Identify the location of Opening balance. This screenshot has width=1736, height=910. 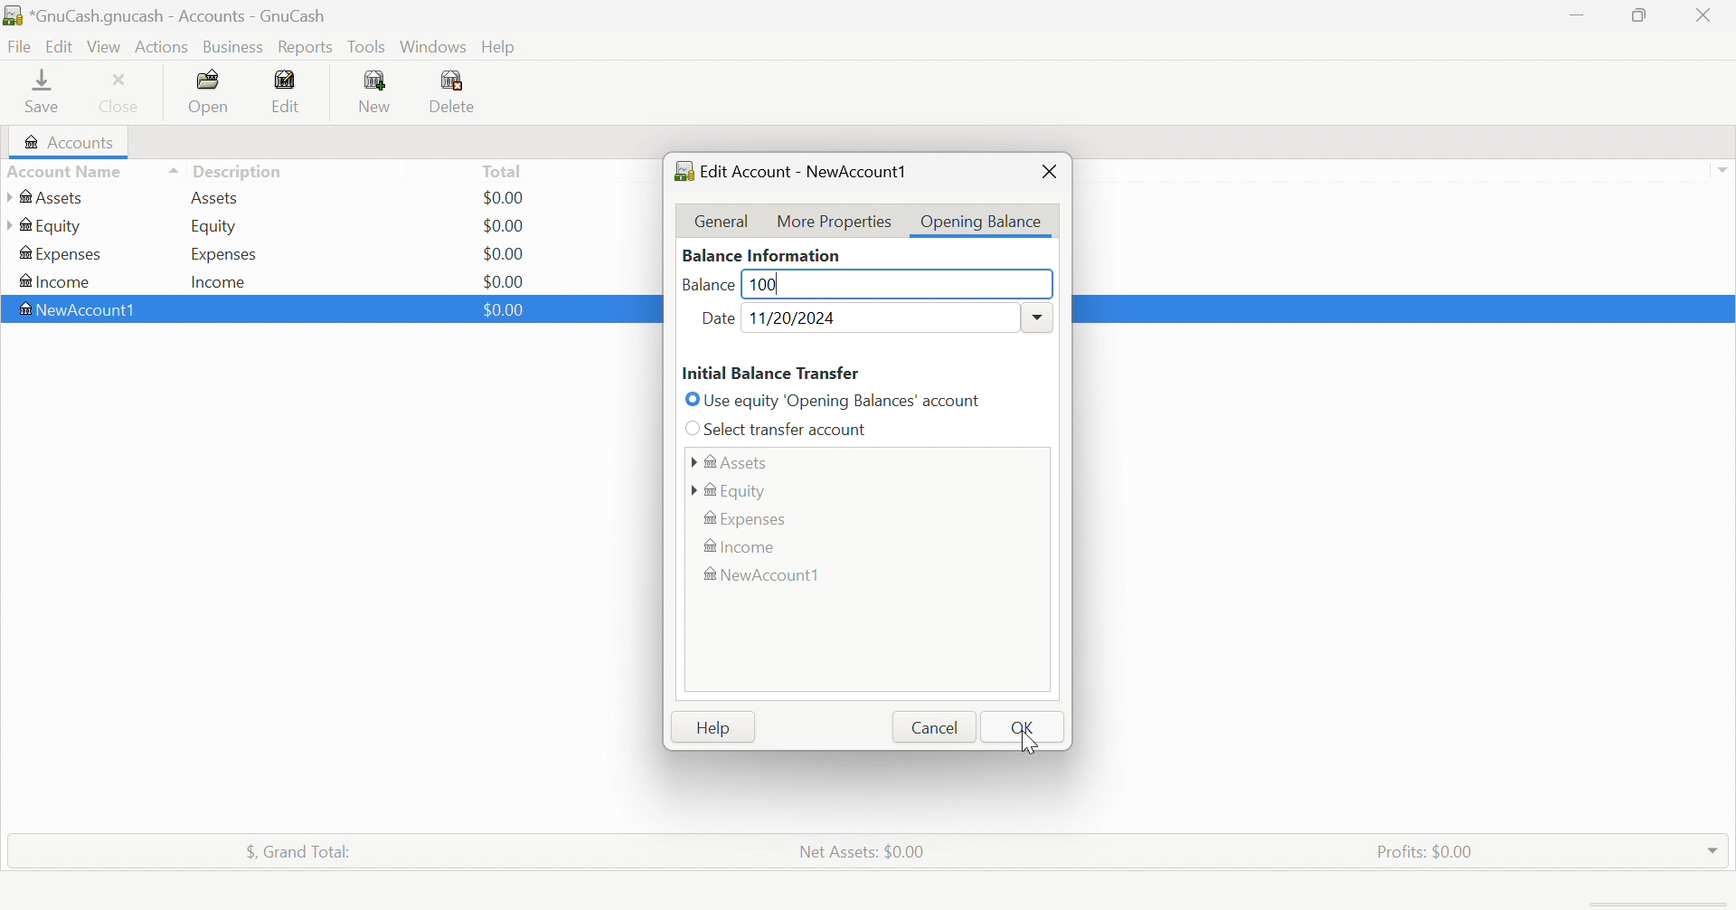
(980, 222).